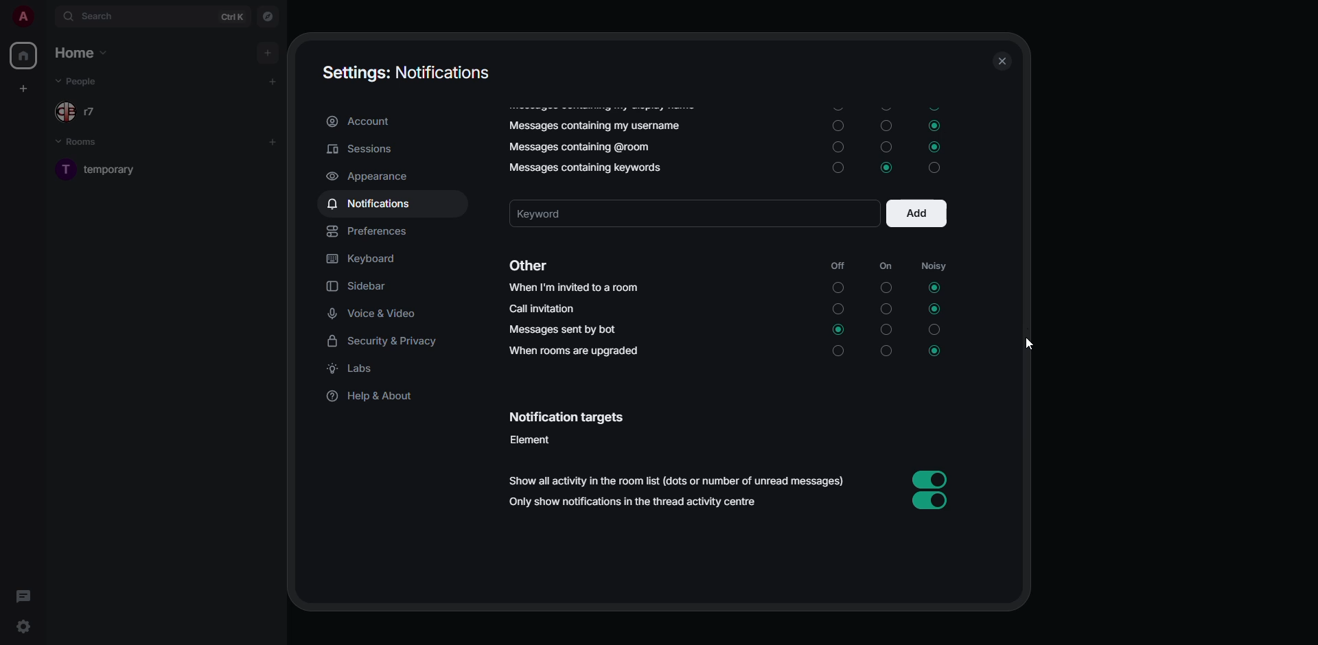 Image resolution: width=1318 pixels, height=645 pixels. Describe the element at coordinates (936, 168) in the screenshot. I see `noisy` at that location.